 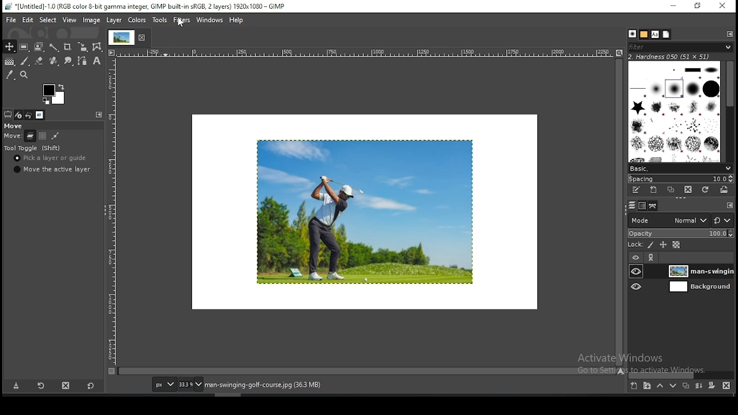 I want to click on crop tool, so click(x=69, y=47).